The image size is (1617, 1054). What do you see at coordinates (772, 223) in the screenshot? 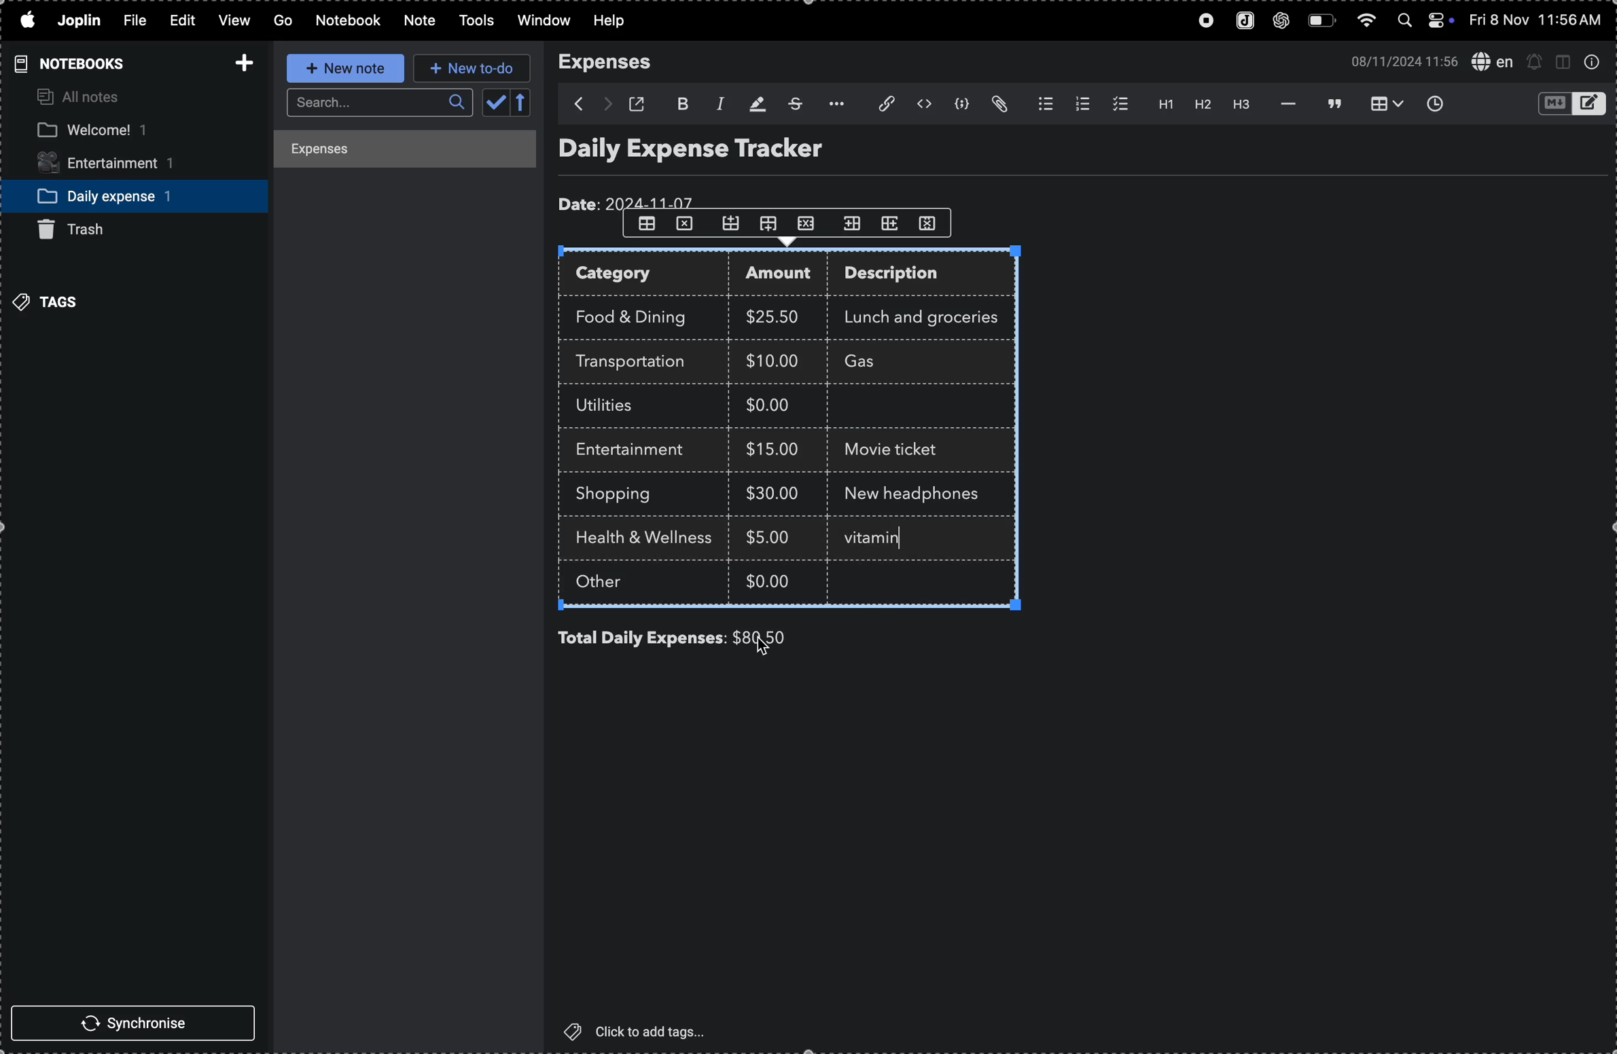
I see `add row down` at bounding box center [772, 223].